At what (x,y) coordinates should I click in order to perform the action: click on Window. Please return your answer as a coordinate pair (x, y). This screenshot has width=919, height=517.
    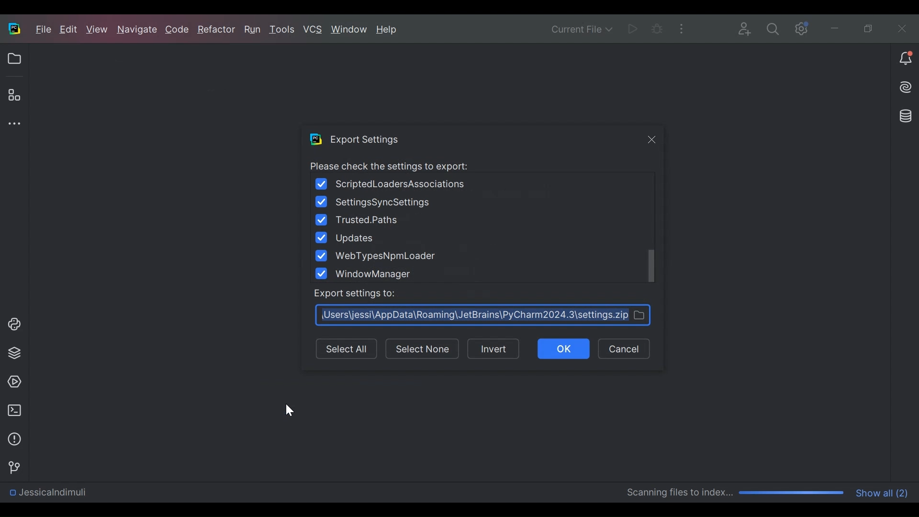
    Looking at the image, I should click on (349, 29).